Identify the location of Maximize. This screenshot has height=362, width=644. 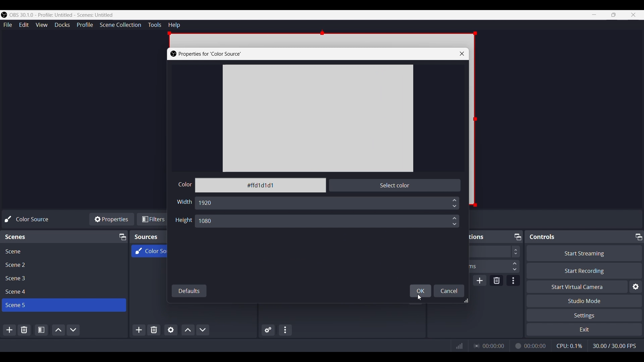
(517, 236).